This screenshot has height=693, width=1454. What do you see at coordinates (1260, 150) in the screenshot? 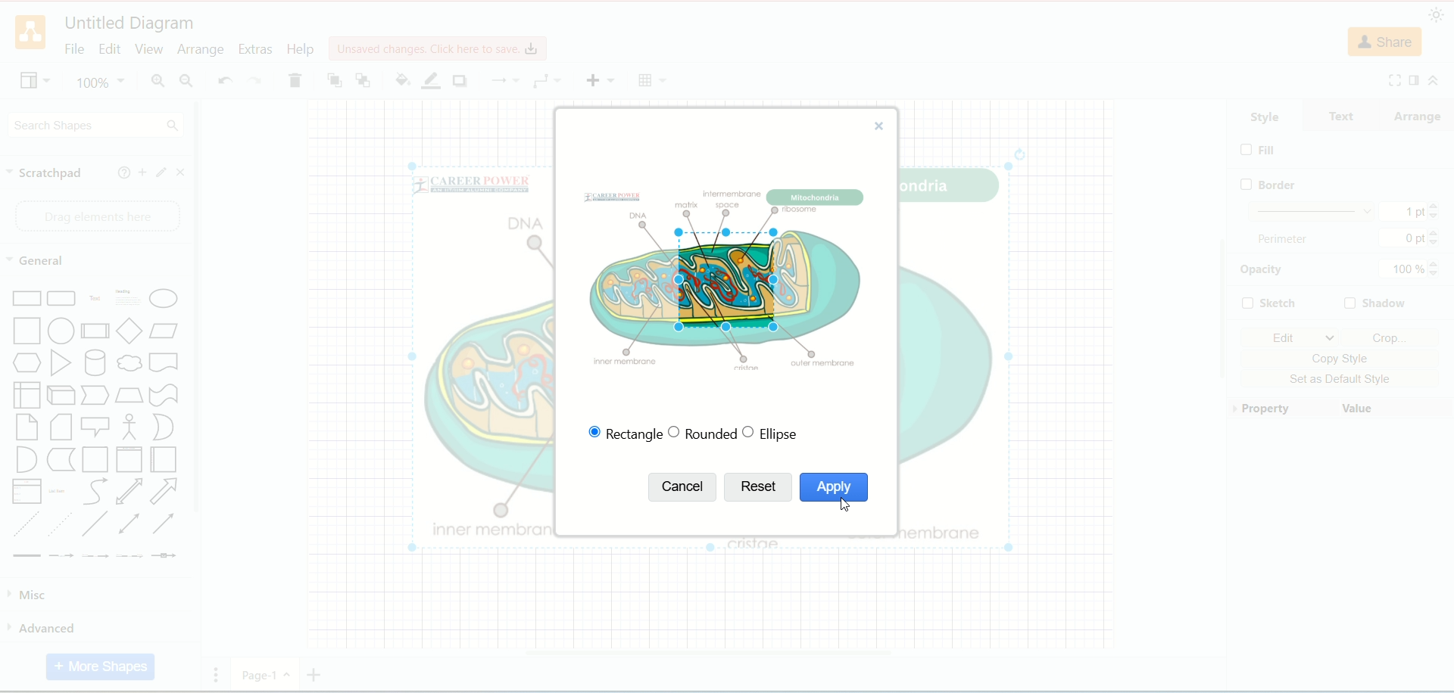
I see `fill` at bounding box center [1260, 150].